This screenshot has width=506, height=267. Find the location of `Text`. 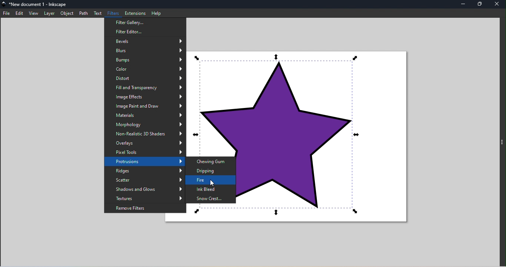

Text is located at coordinates (97, 13).